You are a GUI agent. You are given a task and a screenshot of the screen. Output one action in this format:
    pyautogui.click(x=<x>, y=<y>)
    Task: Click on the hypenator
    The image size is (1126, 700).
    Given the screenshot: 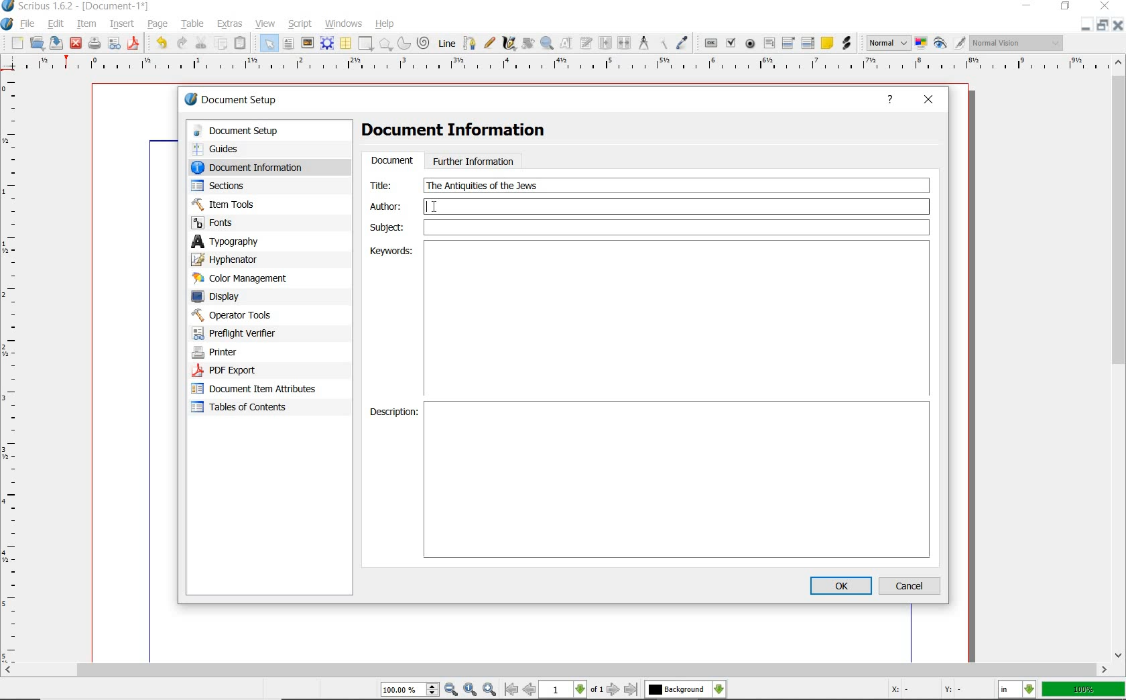 What is the action you would take?
    pyautogui.click(x=235, y=259)
    